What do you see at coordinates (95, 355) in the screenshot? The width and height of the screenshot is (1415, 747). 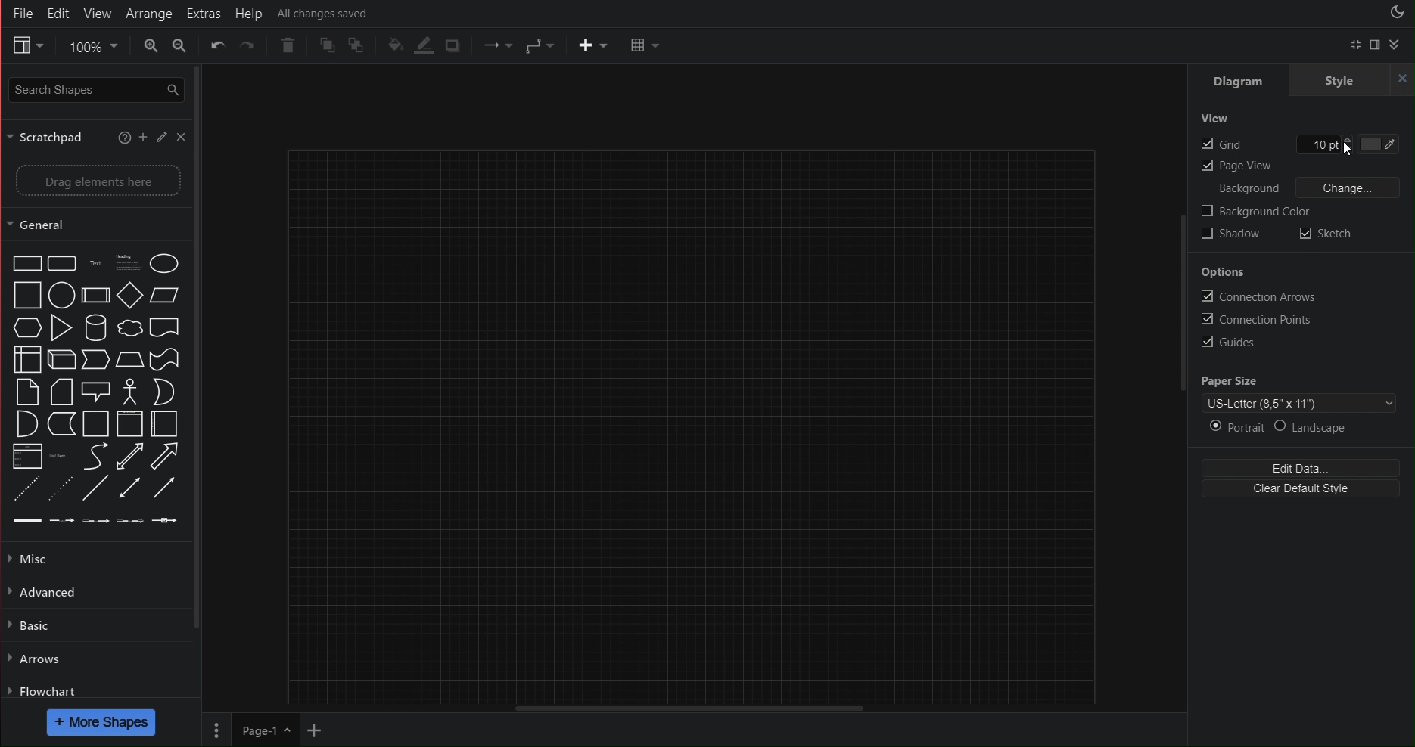 I see `arrow` at bounding box center [95, 355].